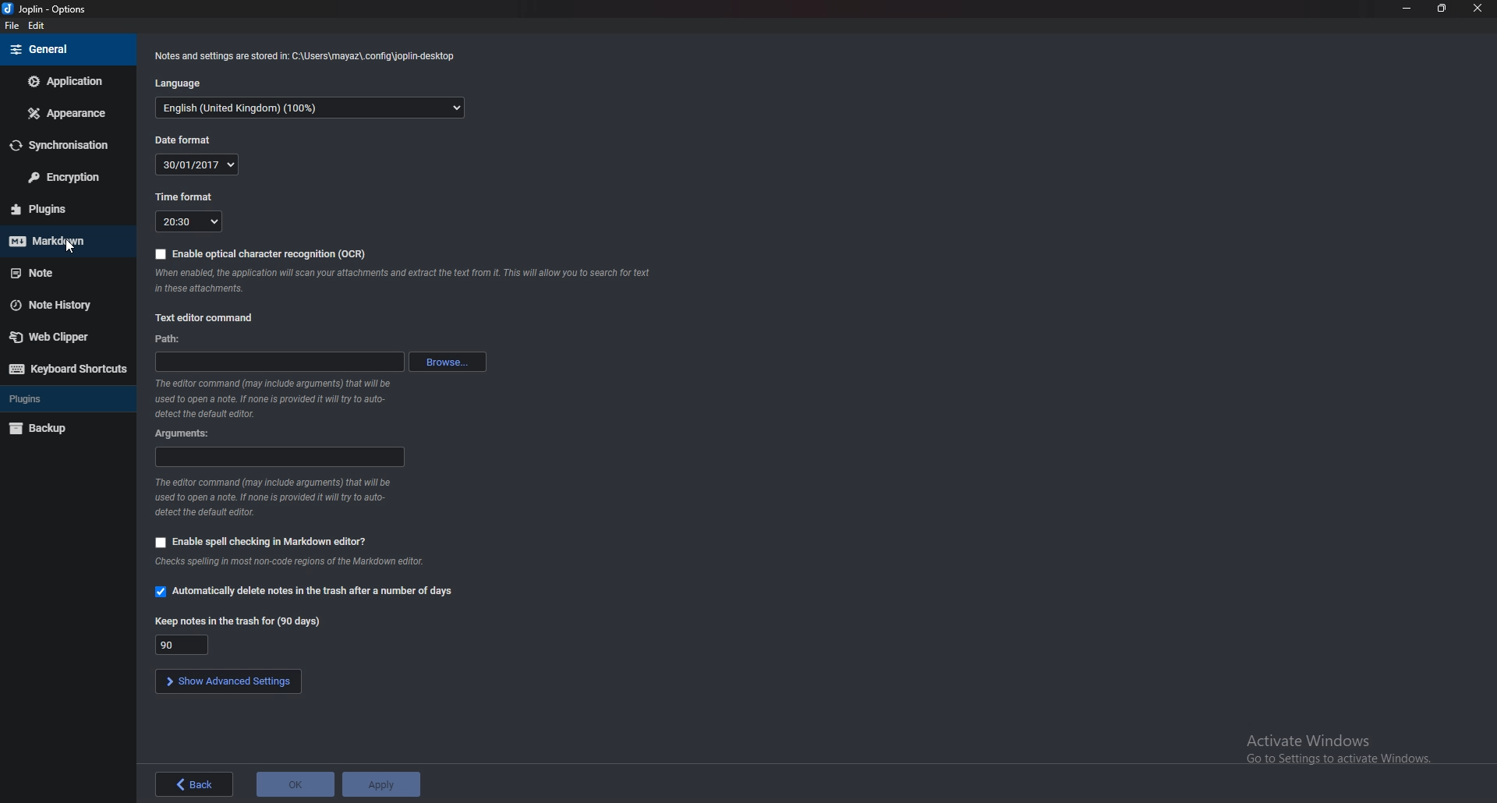 This screenshot has width=1497, height=803. What do you see at coordinates (303, 592) in the screenshot?
I see `Automatically delete notes` at bounding box center [303, 592].